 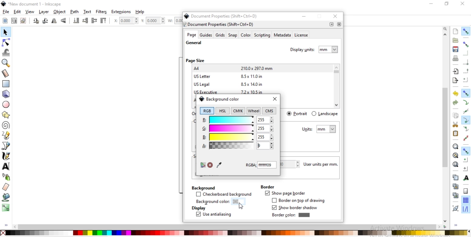 I want to click on border, so click(x=267, y=187).